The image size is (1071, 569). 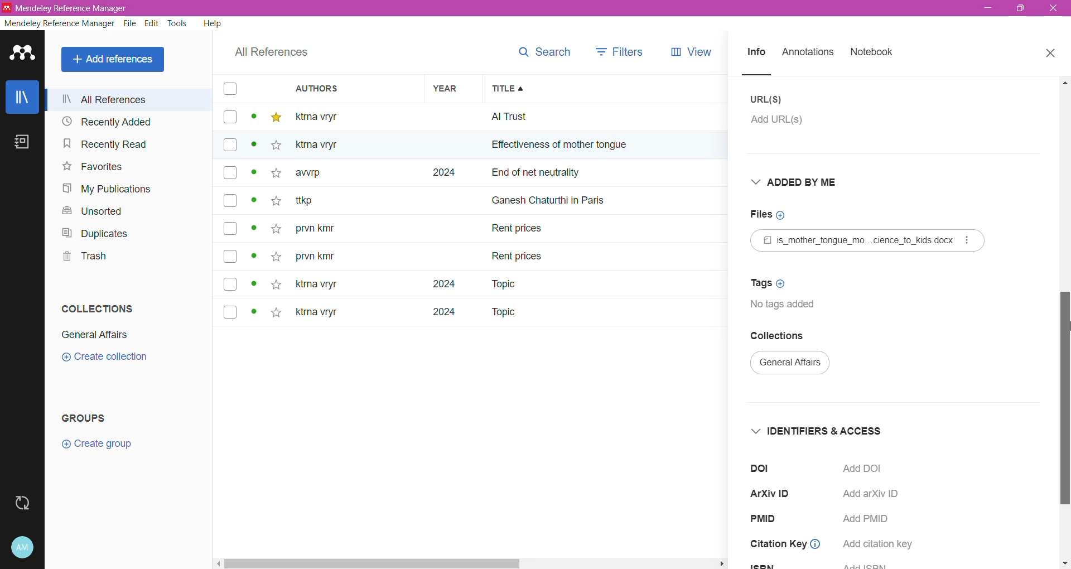 I want to click on Rent prices, so click(x=519, y=230).